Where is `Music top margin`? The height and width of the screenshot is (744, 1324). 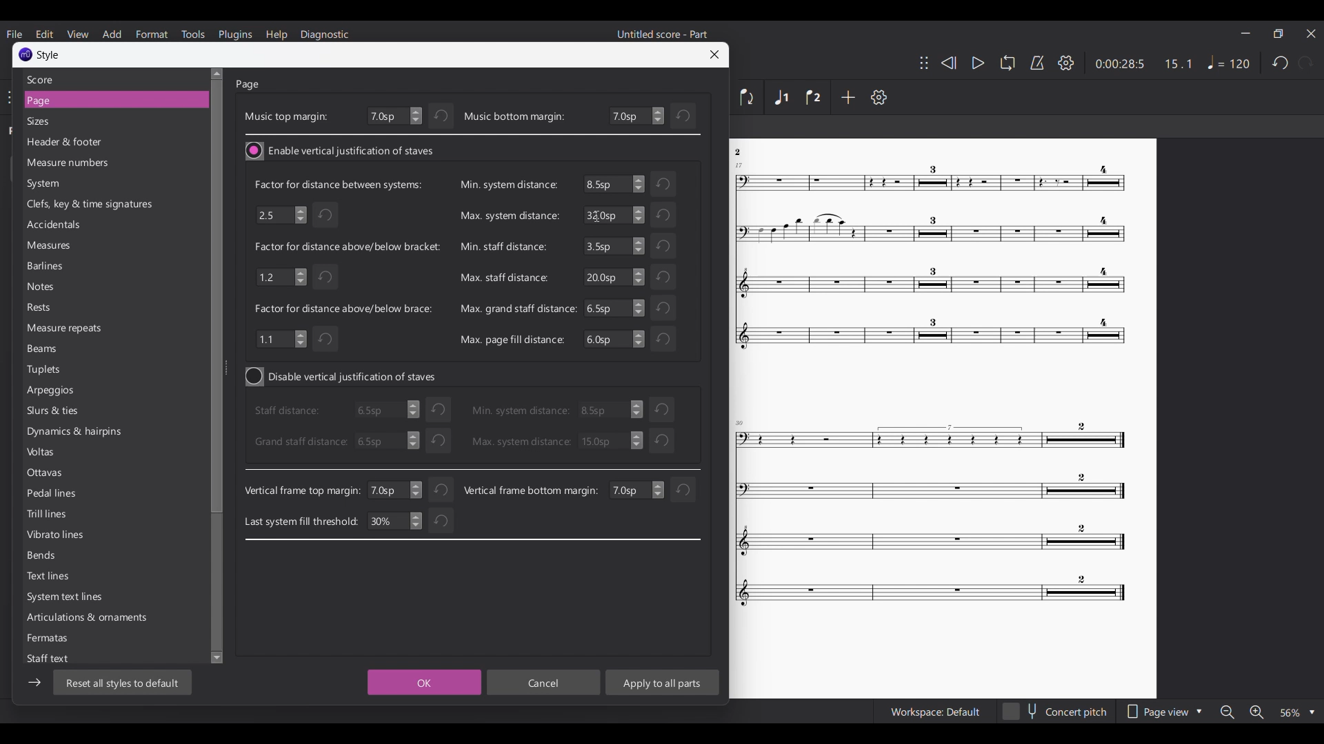 Music top margin is located at coordinates (285, 116).